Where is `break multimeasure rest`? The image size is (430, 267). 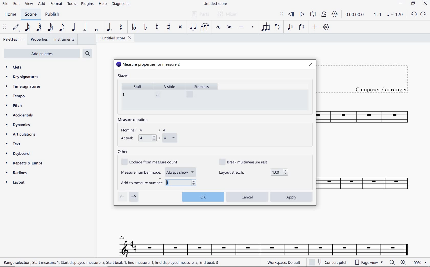
break multimeasure rest is located at coordinates (247, 161).